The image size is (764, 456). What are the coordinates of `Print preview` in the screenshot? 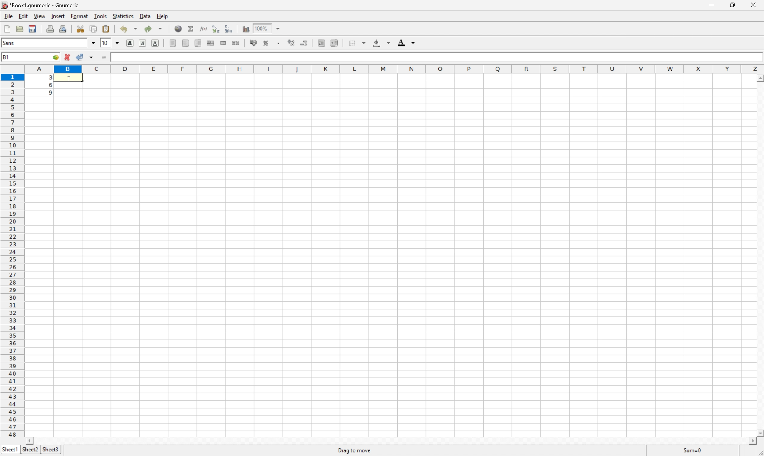 It's located at (64, 28).